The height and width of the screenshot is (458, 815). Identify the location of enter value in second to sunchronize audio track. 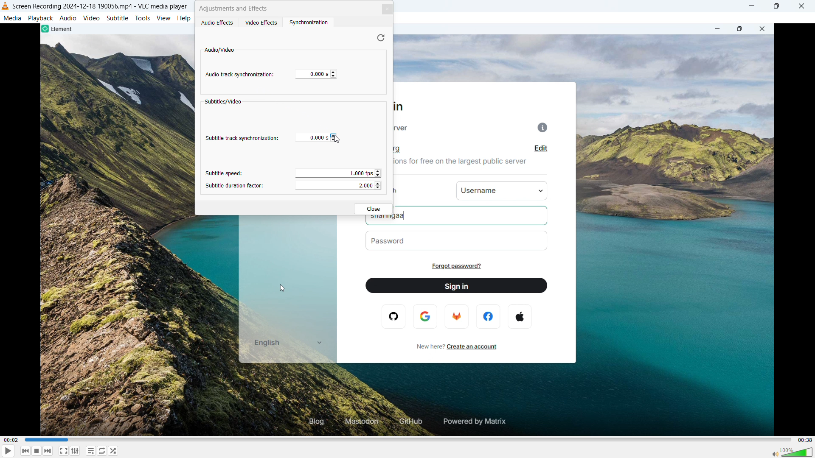
(312, 74).